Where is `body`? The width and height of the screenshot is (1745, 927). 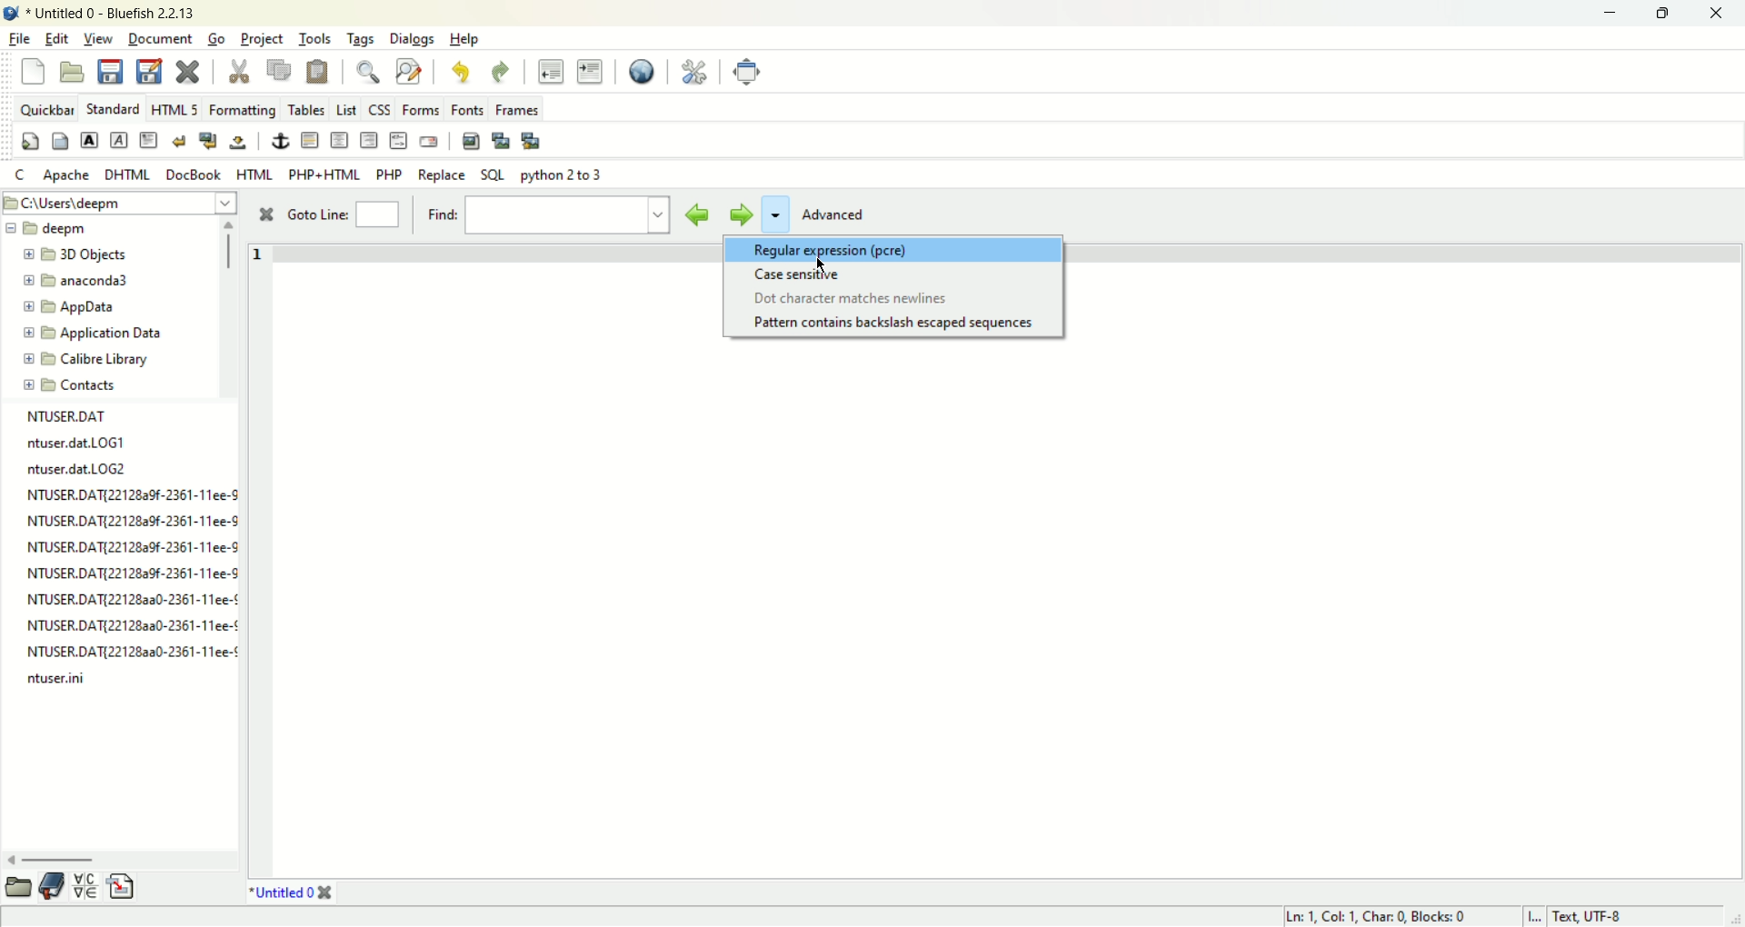
body is located at coordinates (59, 142).